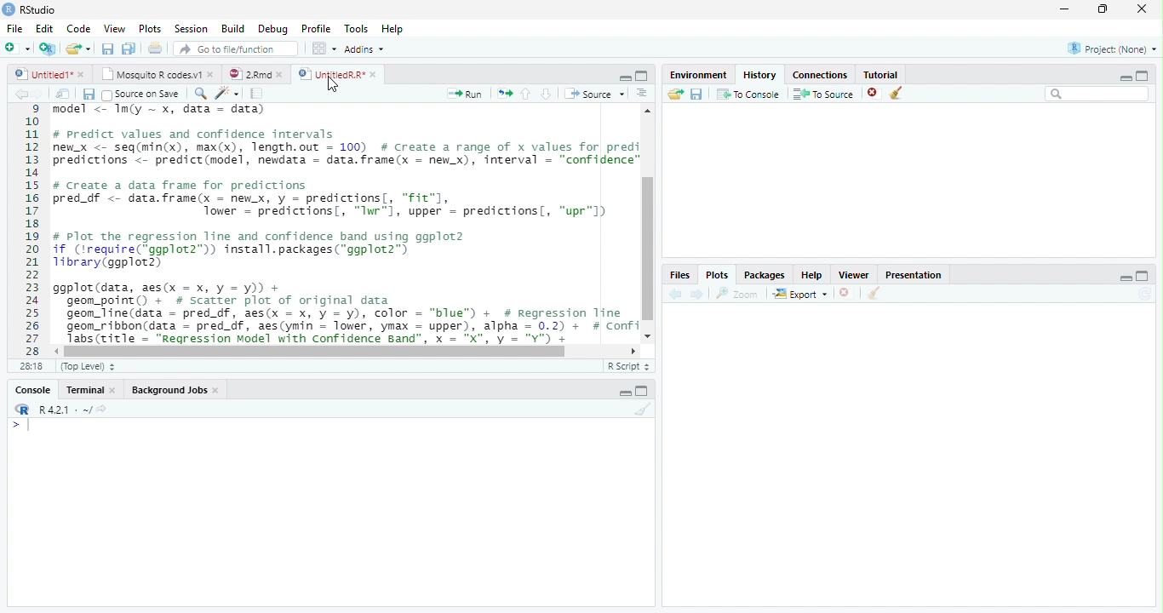 The image size is (1163, 613). Describe the element at coordinates (152, 27) in the screenshot. I see `Plots` at that location.